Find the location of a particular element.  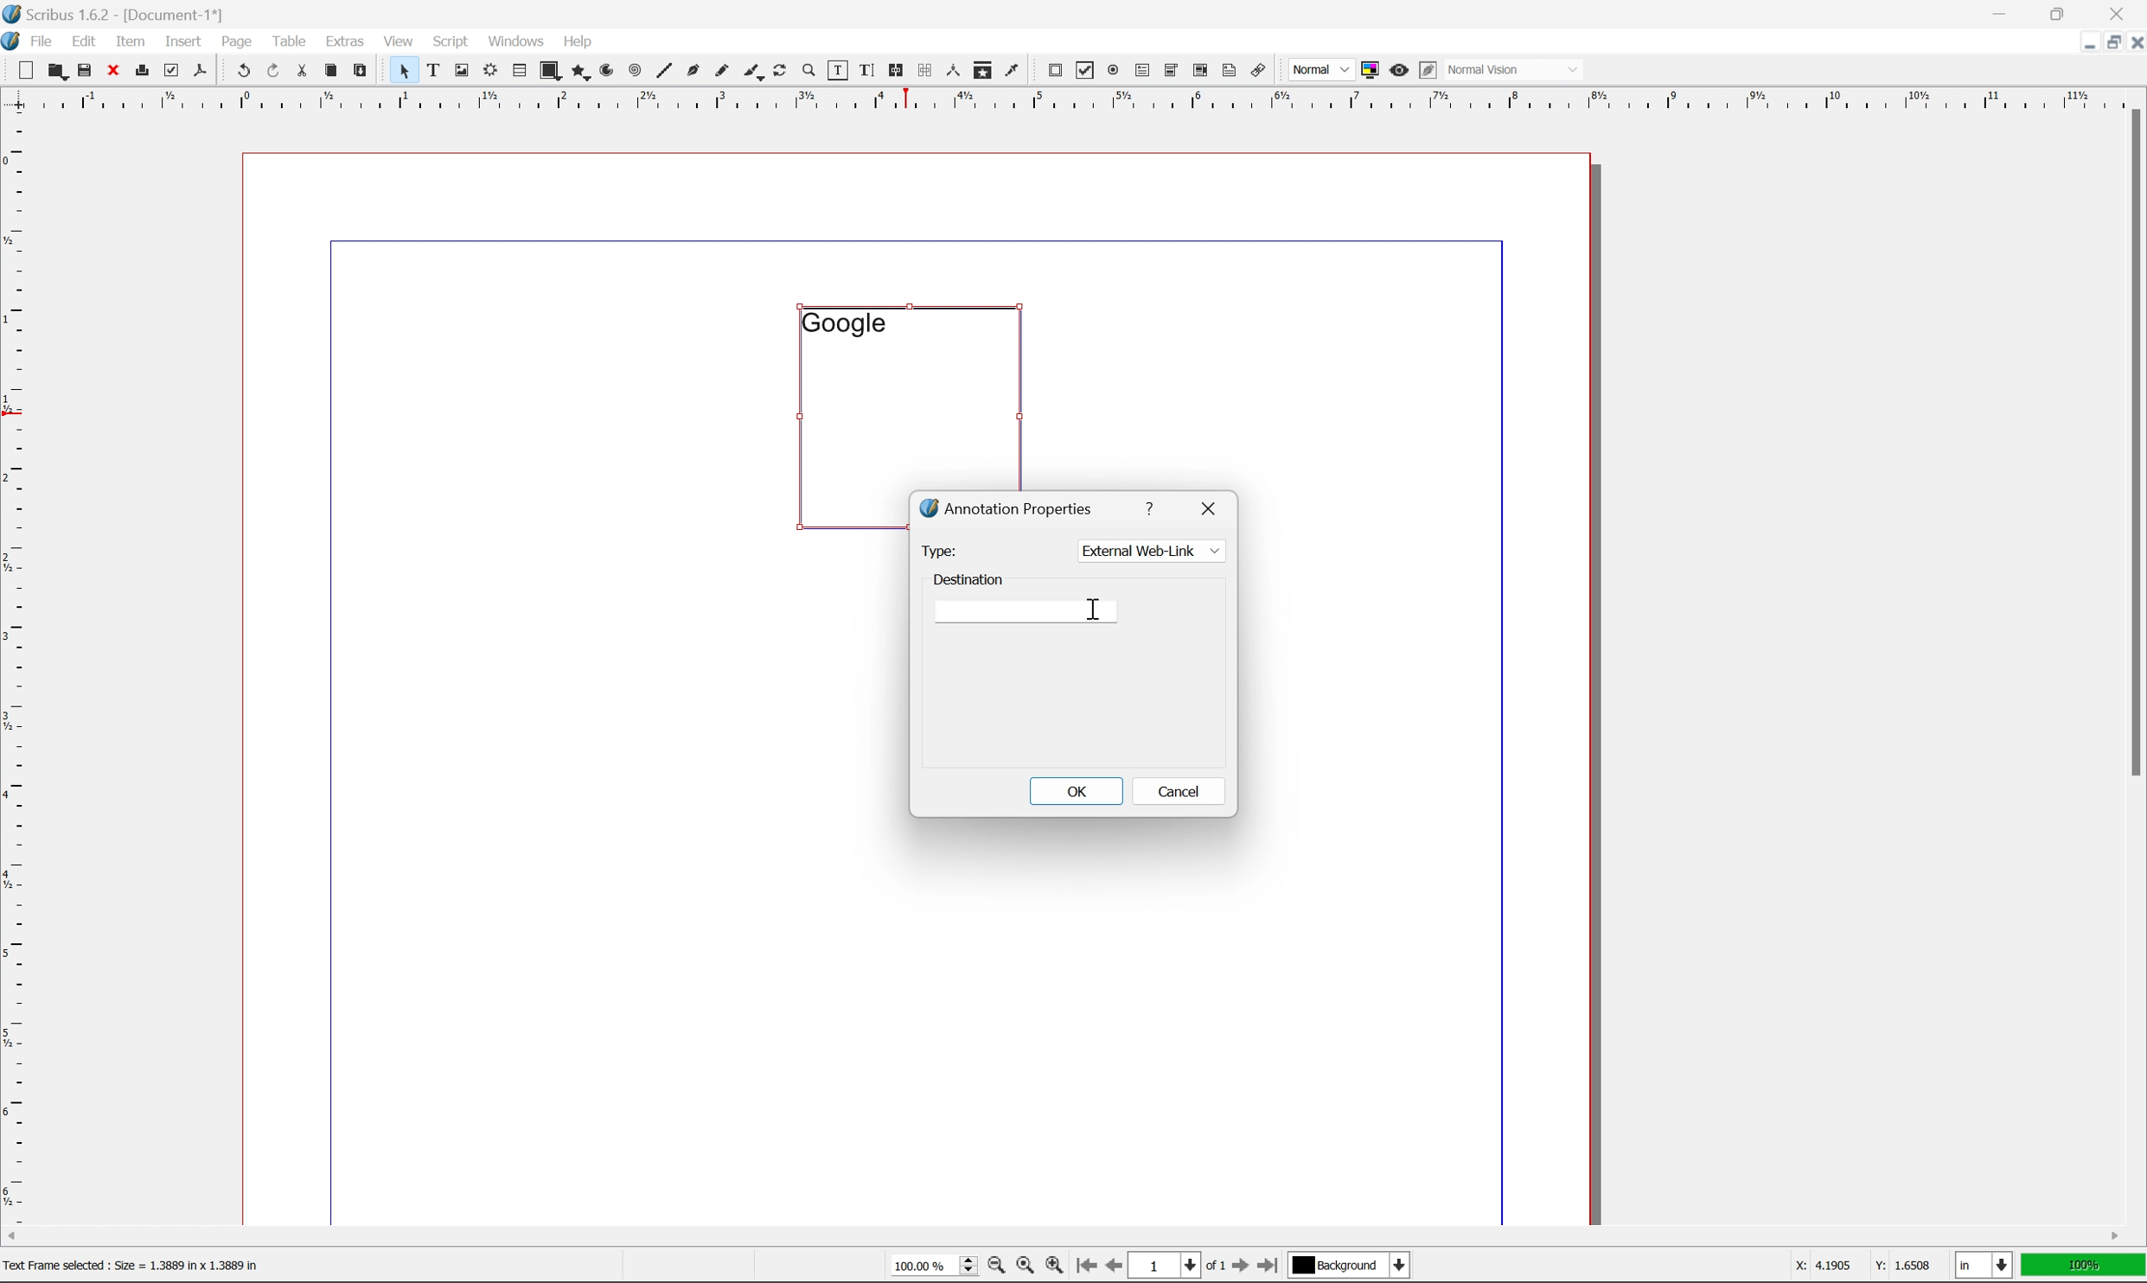

save as pdf is located at coordinates (201, 70).